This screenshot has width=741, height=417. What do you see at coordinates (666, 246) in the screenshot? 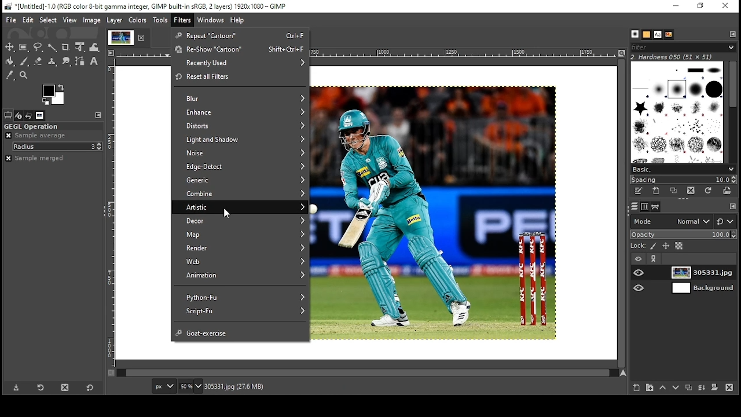
I see `lock position and size` at bounding box center [666, 246].